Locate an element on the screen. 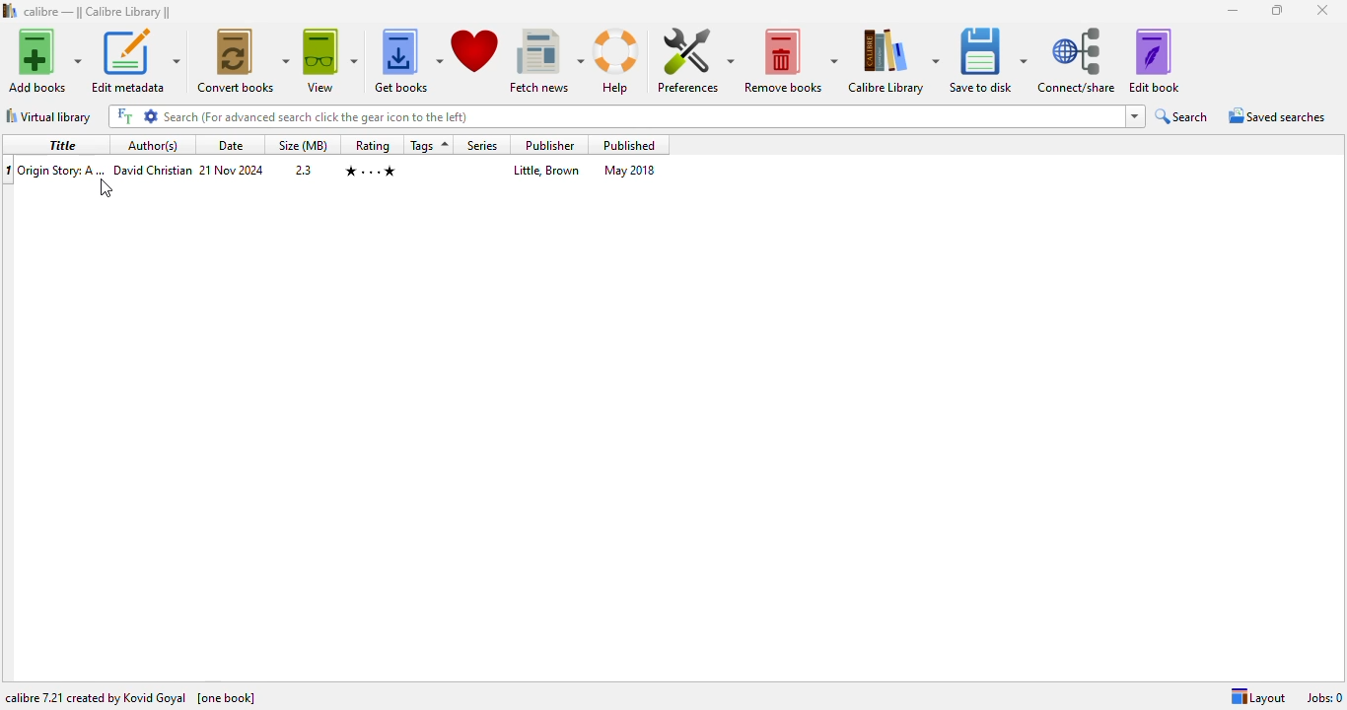  donate to support calibre is located at coordinates (475, 51).